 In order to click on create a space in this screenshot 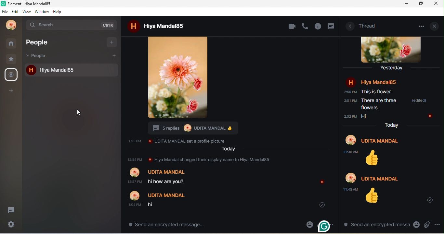, I will do `click(11, 90)`.